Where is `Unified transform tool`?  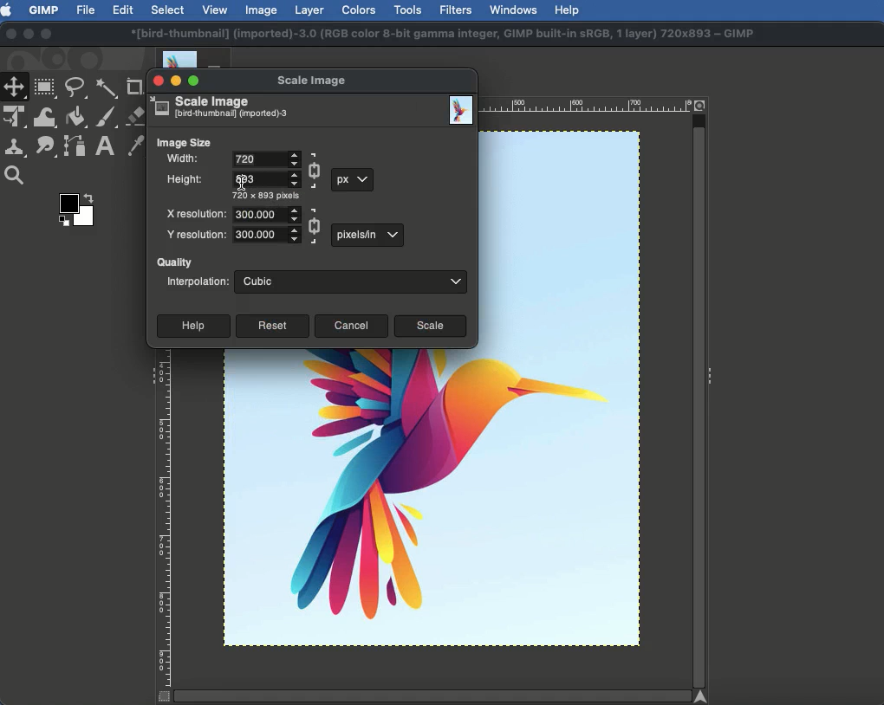
Unified transform tool is located at coordinates (15, 115).